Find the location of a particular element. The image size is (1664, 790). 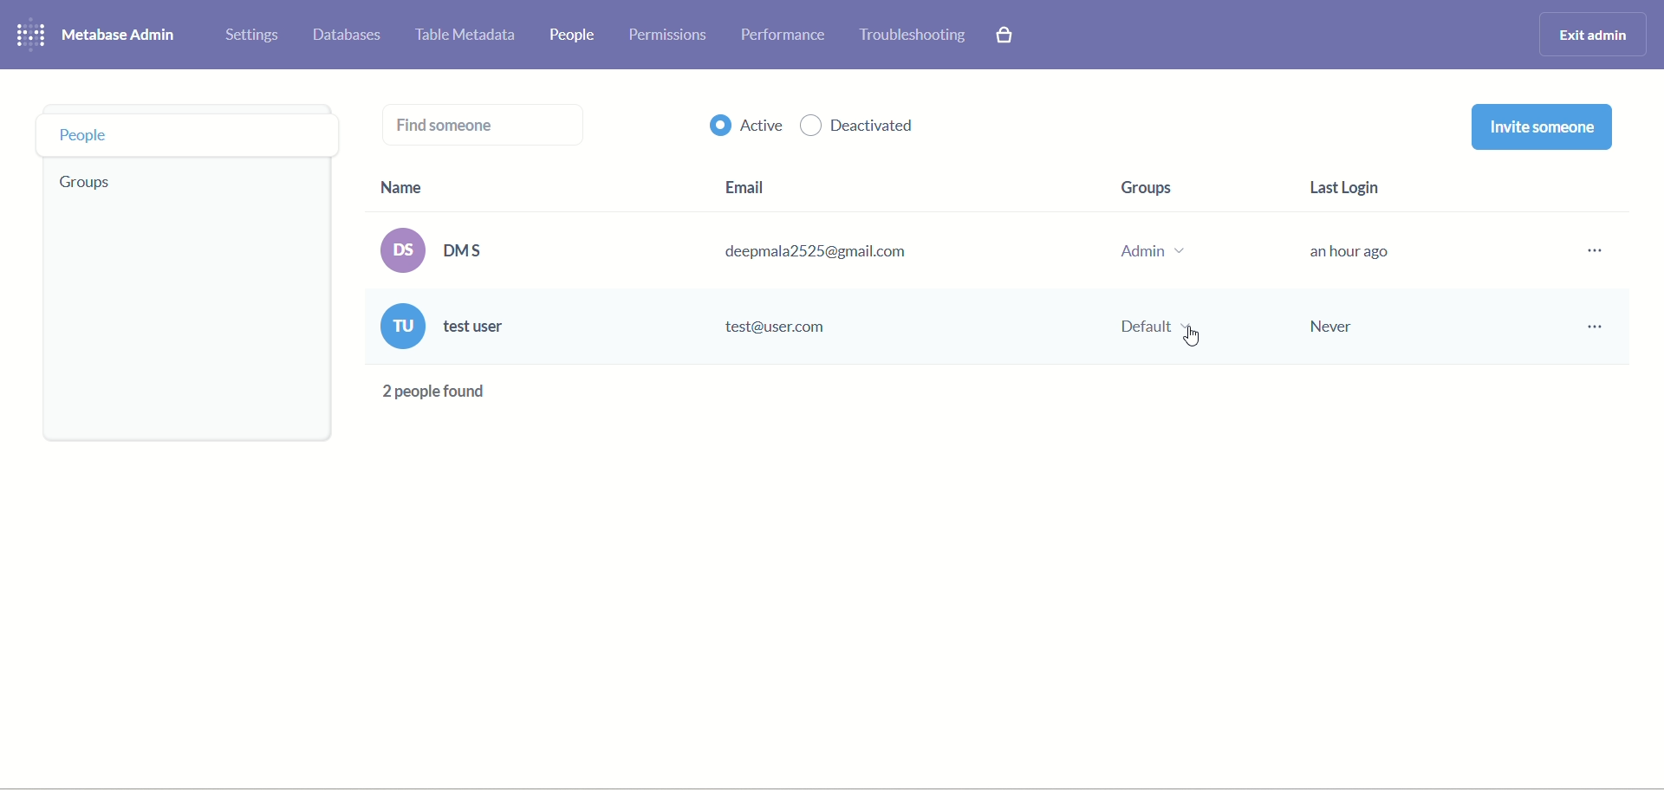

email is located at coordinates (810, 269).